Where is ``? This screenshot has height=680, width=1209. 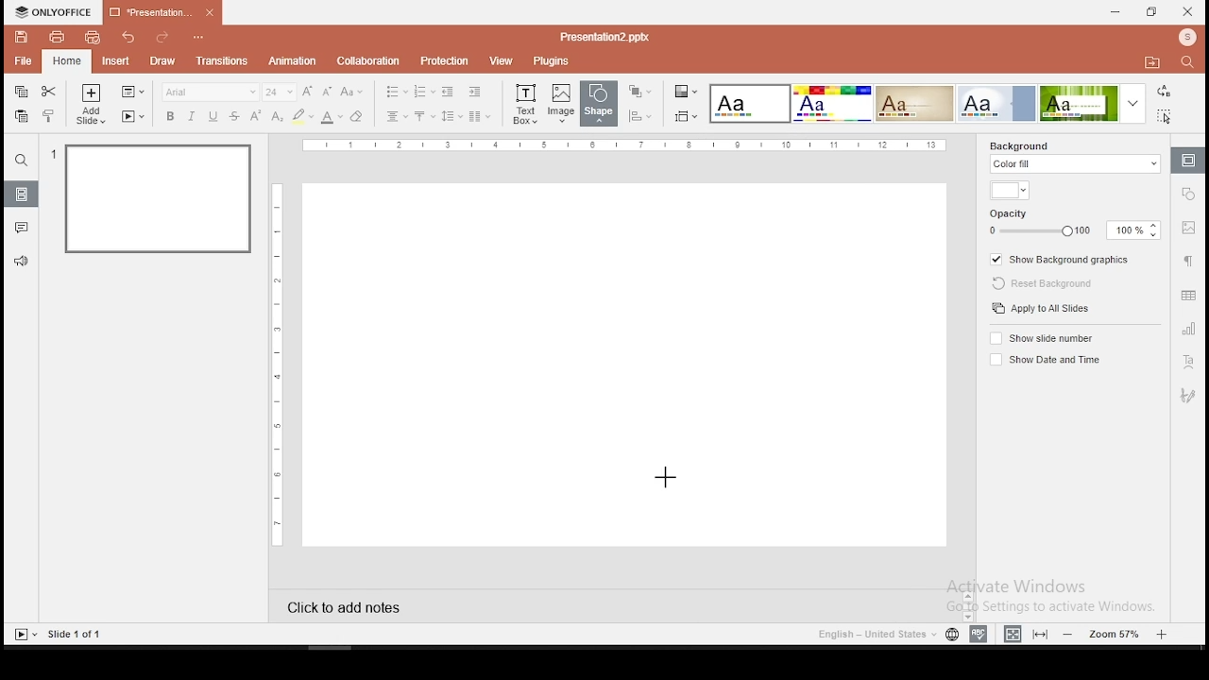
 is located at coordinates (1186, 396).